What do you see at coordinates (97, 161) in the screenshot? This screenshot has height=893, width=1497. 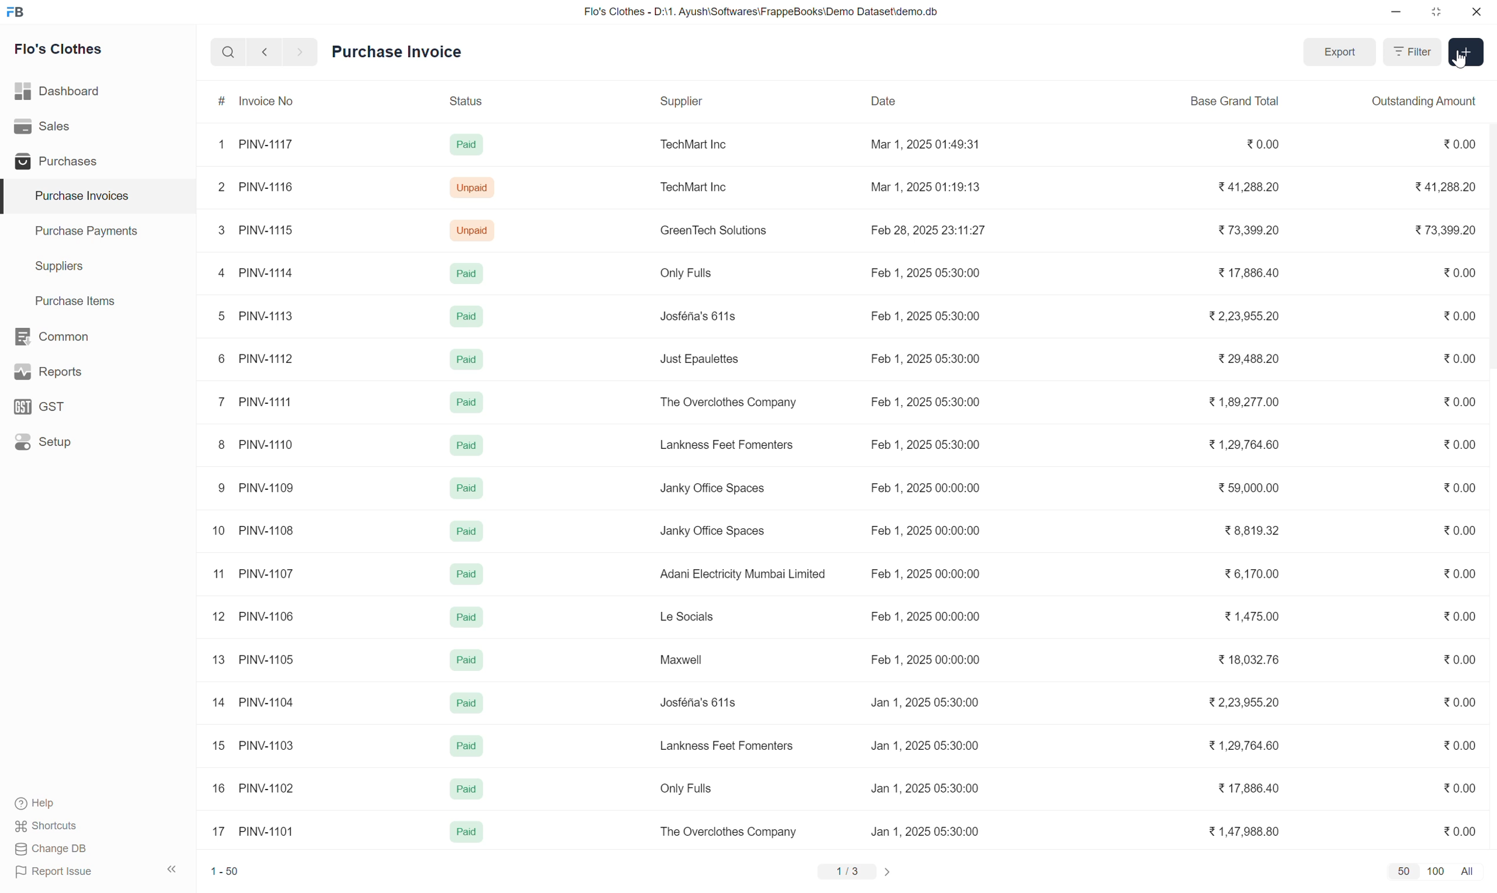 I see `Purchases` at bounding box center [97, 161].